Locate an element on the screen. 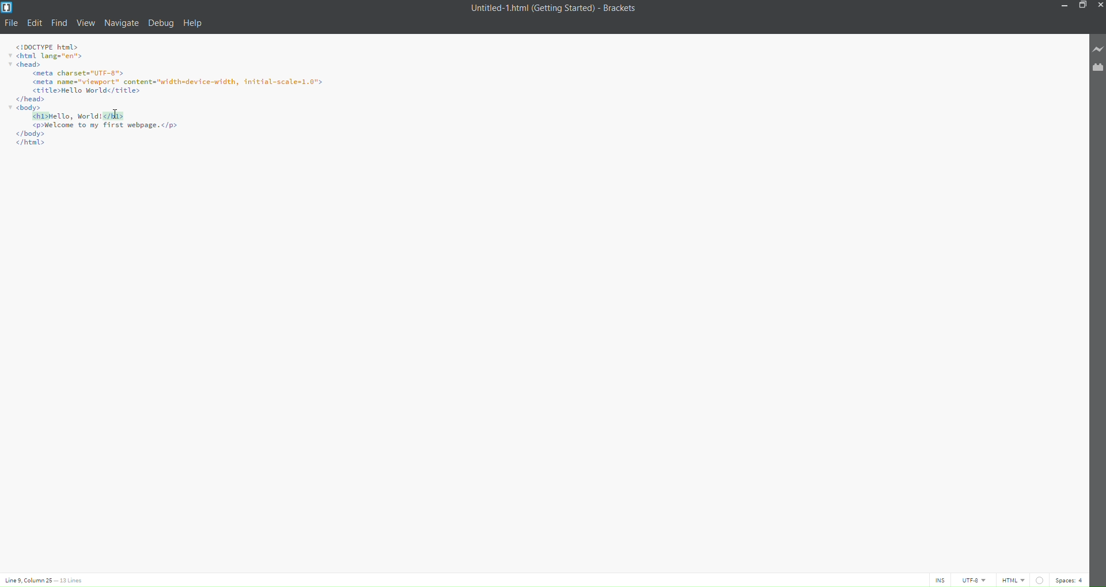 The height and width of the screenshot is (587, 1106). debug is located at coordinates (160, 25).